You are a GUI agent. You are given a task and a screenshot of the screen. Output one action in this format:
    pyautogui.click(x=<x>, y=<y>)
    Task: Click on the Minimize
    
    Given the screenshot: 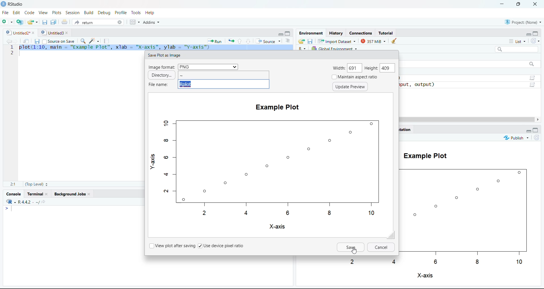 What is the action you would take?
    pyautogui.click(x=502, y=4)
    